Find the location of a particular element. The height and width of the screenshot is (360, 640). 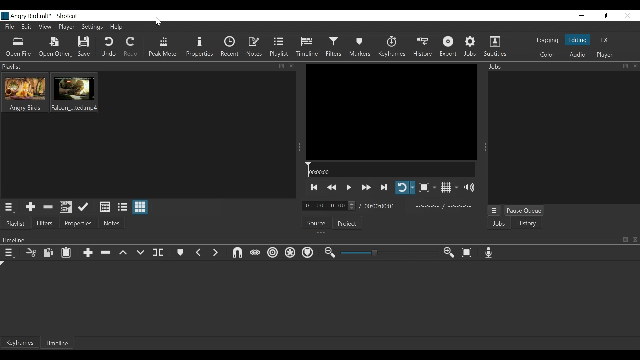

Ripple is located at coordinates (273, 254).